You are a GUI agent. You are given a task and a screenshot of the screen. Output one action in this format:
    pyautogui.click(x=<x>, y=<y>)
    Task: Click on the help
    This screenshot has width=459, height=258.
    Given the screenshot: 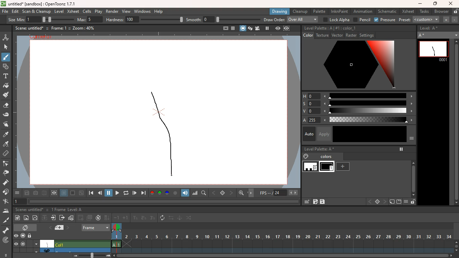 What is the action you would take?
    pyautogui.click(x=159, y=12)
    